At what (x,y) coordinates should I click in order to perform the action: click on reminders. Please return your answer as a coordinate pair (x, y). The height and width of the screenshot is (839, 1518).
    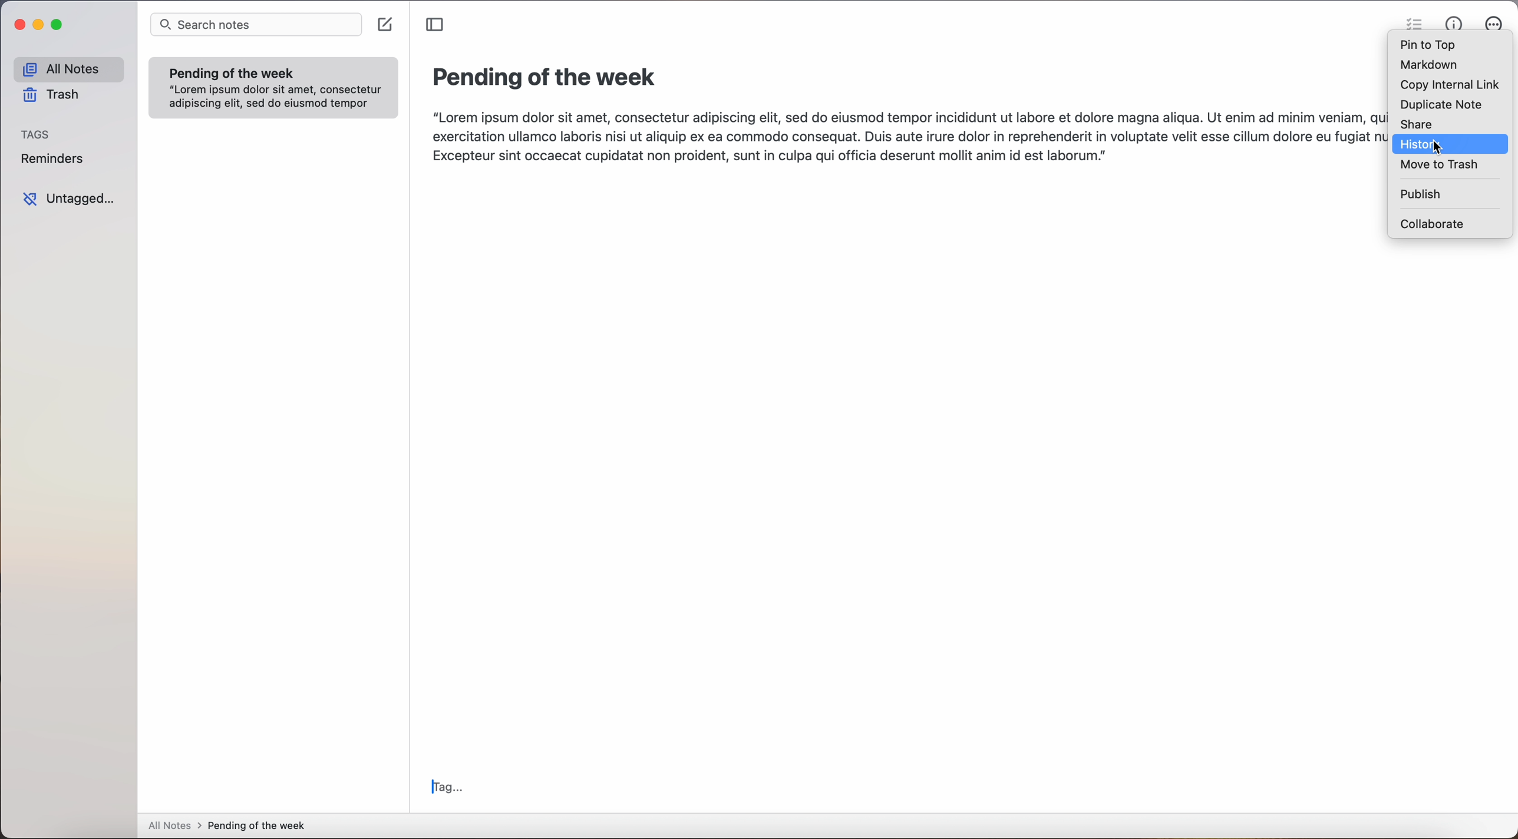
    Looking at the image, I should click on (55, 160).